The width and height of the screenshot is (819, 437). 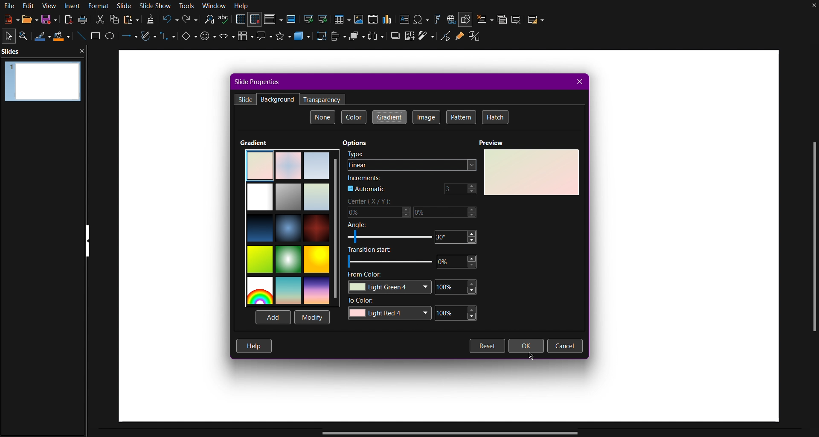 I want to click on Fill Color, so click(x=62, y=37).